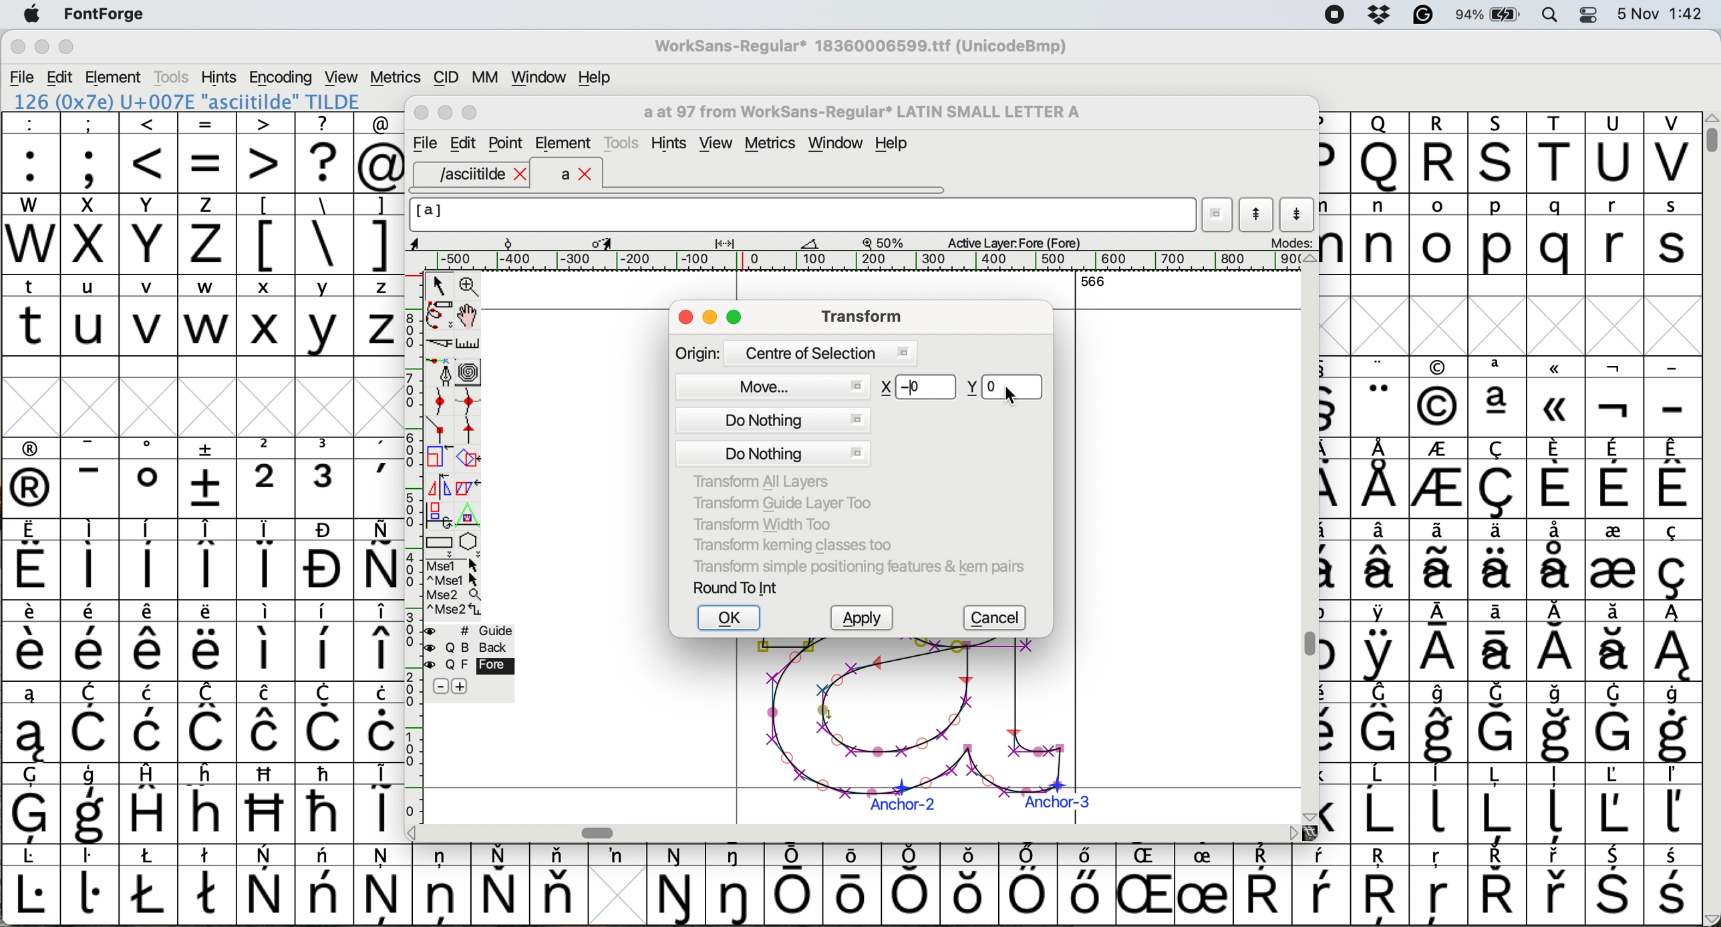  Describe the element at coordinates (33, 234) in the screenshot. I see `W` at that location.